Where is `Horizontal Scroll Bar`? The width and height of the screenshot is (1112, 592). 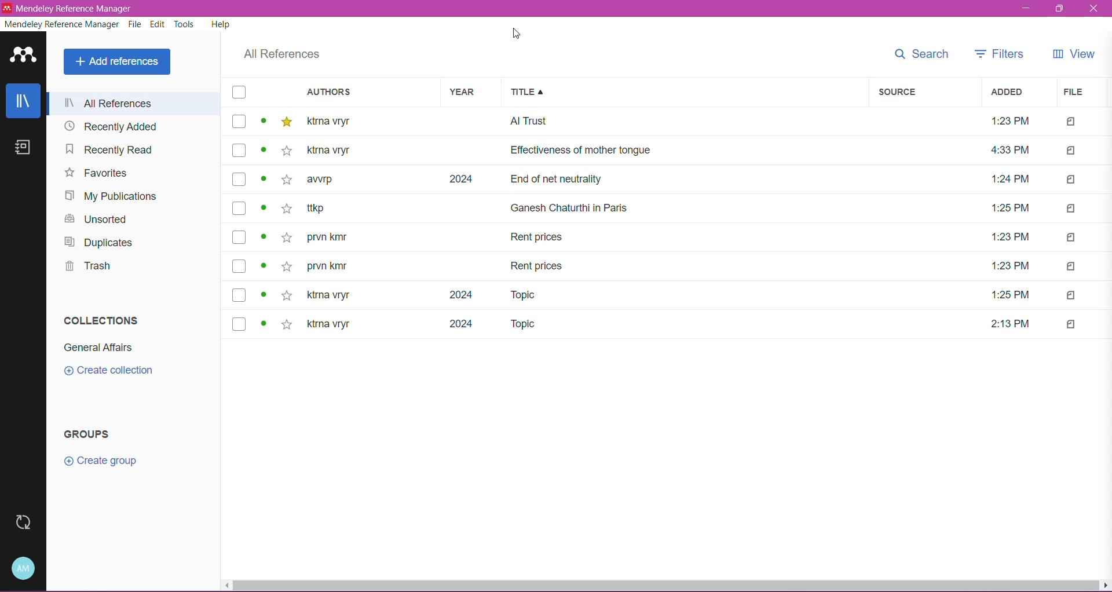
Horizontal Scroll Bar is located at coordinates (667, 586).